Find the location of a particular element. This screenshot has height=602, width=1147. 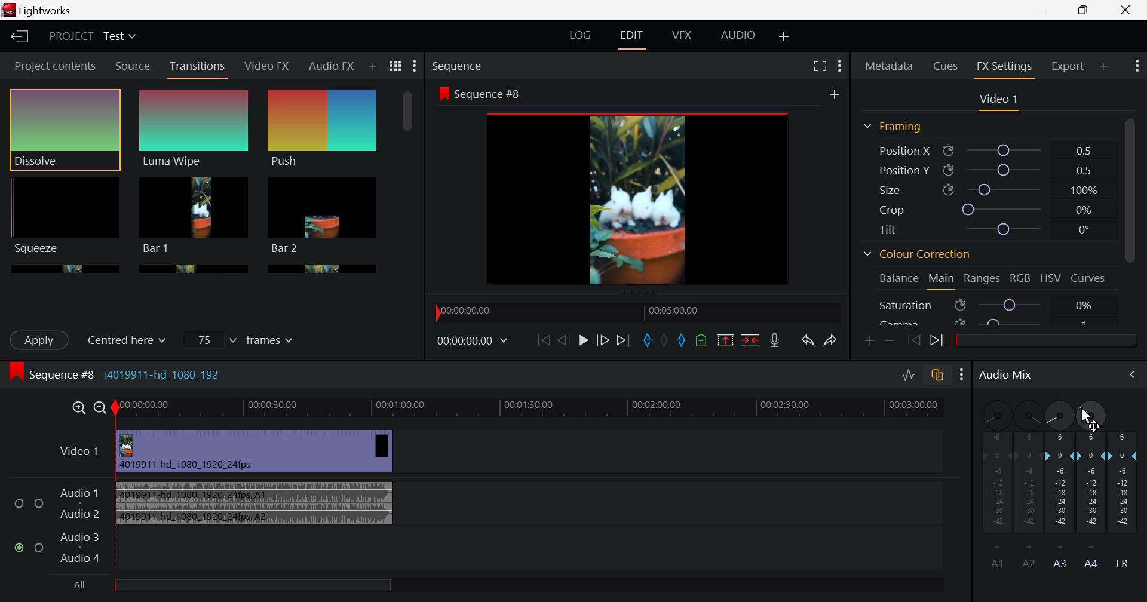

DRAG_TO Cursor Movement Adjusted Pan to Left is located at coordinates (1093, 414).